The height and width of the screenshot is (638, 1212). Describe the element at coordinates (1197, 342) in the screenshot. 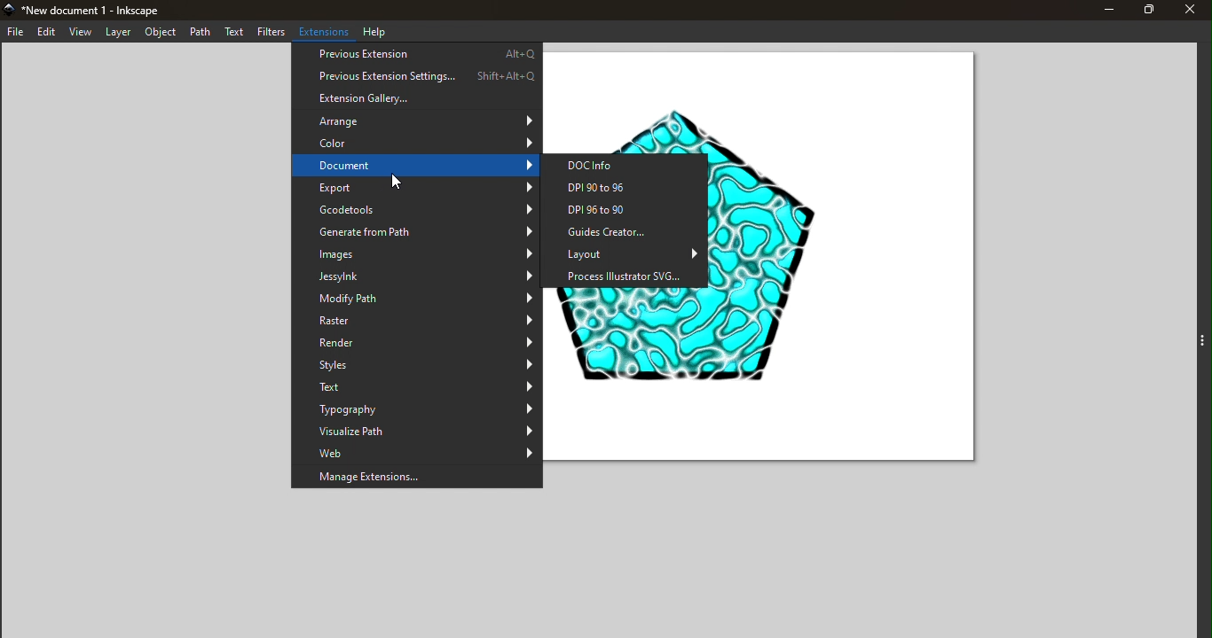

I see `Toggle command panel` at that location.